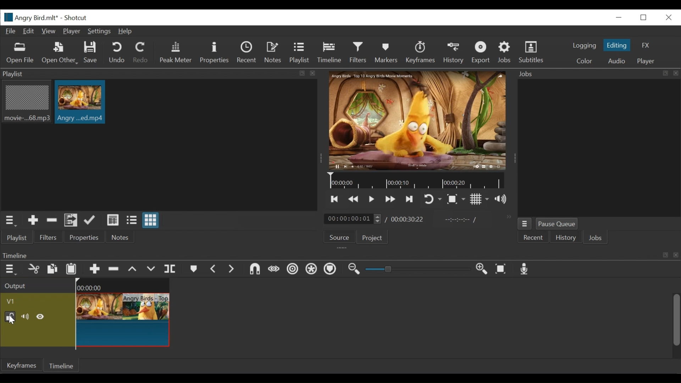  I want to click on Playlist, so click(300, 53).